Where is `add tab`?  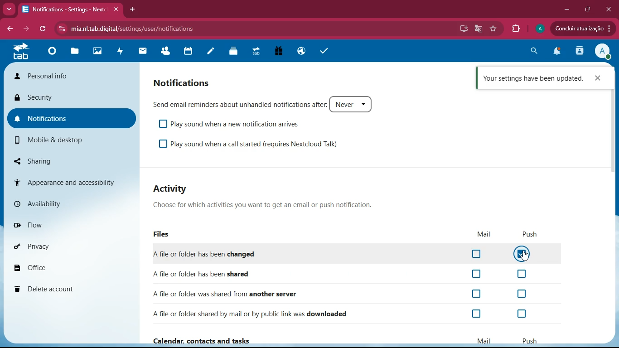 add tab is located at coordinates (132, 9).